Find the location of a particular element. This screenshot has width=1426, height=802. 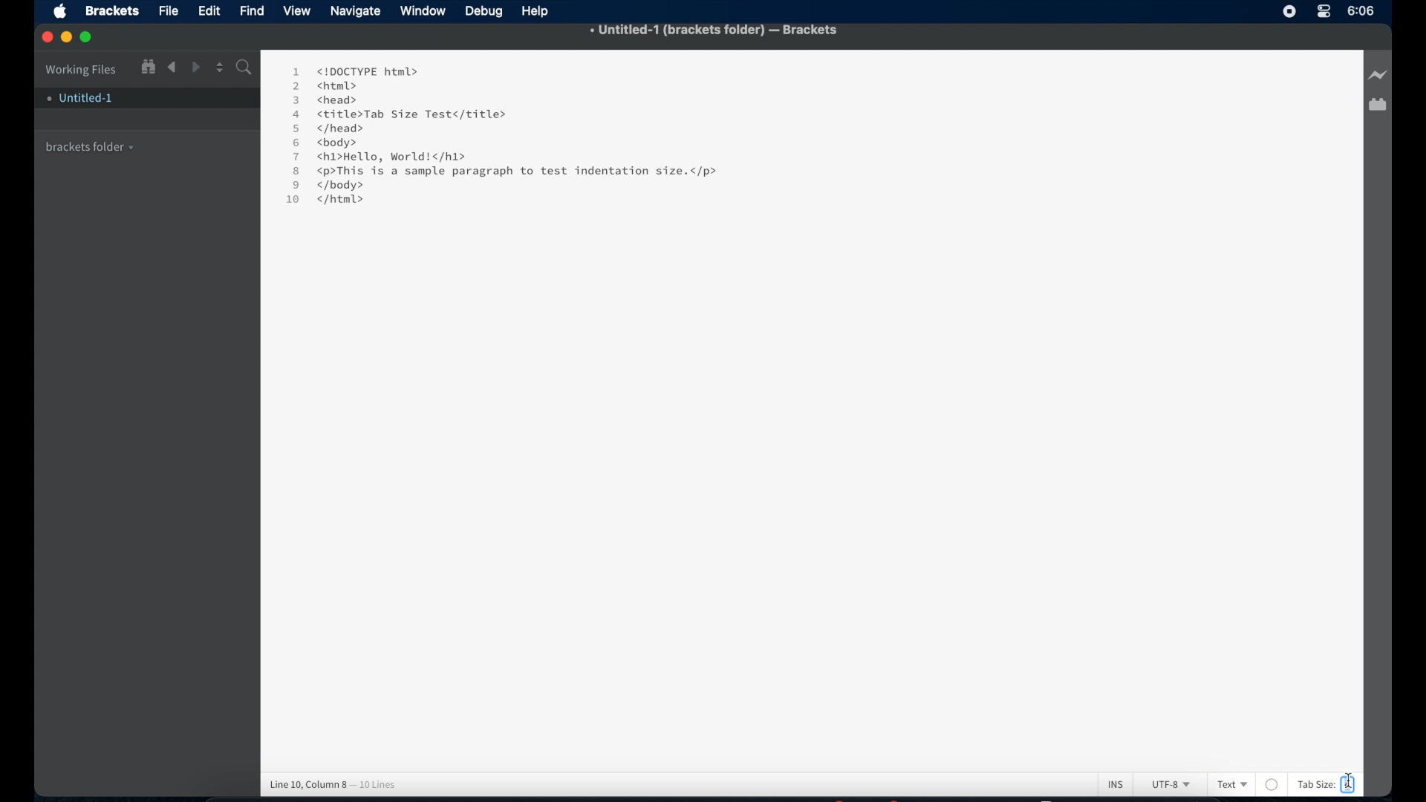

Zoom in is located at coordinates (147, 66).